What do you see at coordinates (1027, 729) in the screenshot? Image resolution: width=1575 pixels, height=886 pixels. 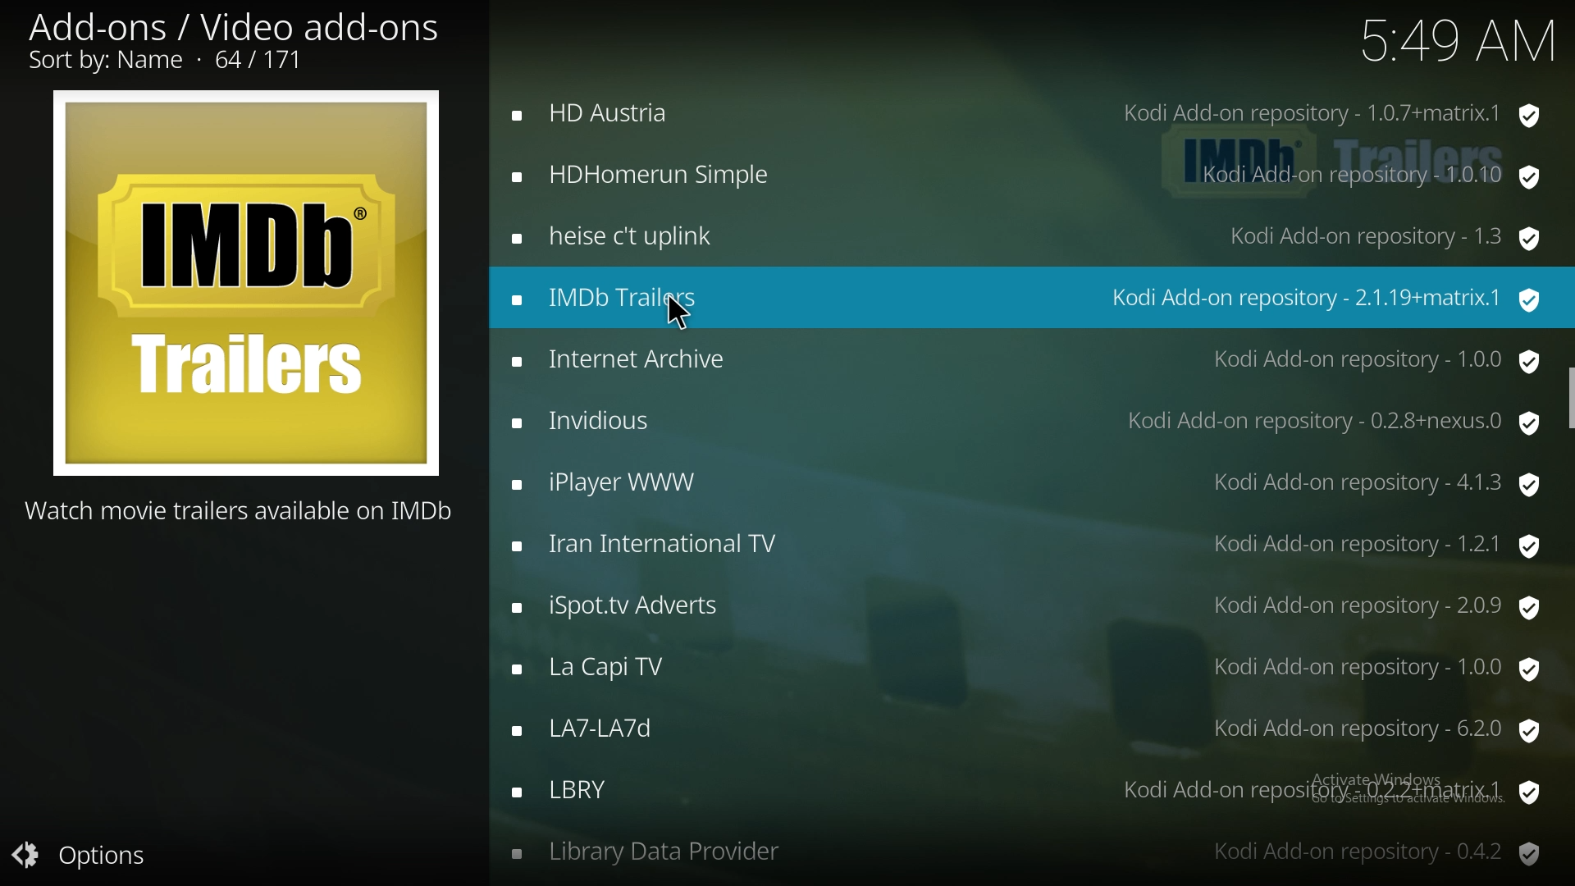 I see `add on` at bounding box center [1027, 729].